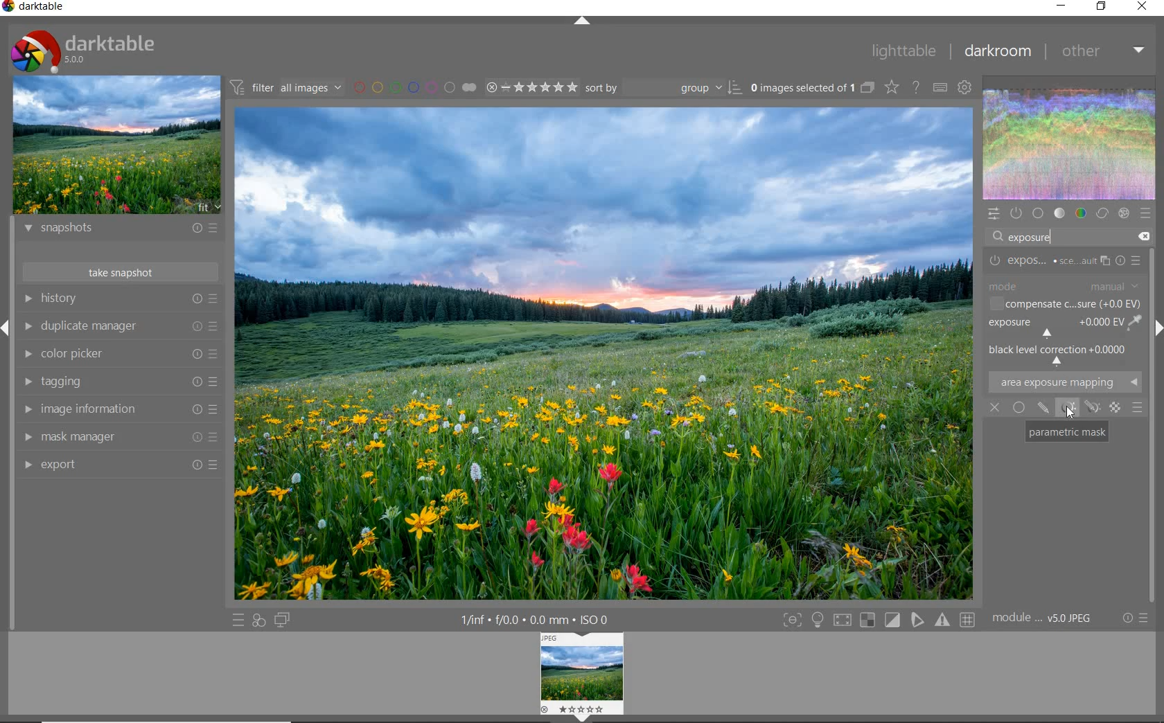 Image resolution: width=1164 pixels, height=723 pixels. Describe the element at coordinates (536, 620) in the screenshot. I see `other display information` at that location.